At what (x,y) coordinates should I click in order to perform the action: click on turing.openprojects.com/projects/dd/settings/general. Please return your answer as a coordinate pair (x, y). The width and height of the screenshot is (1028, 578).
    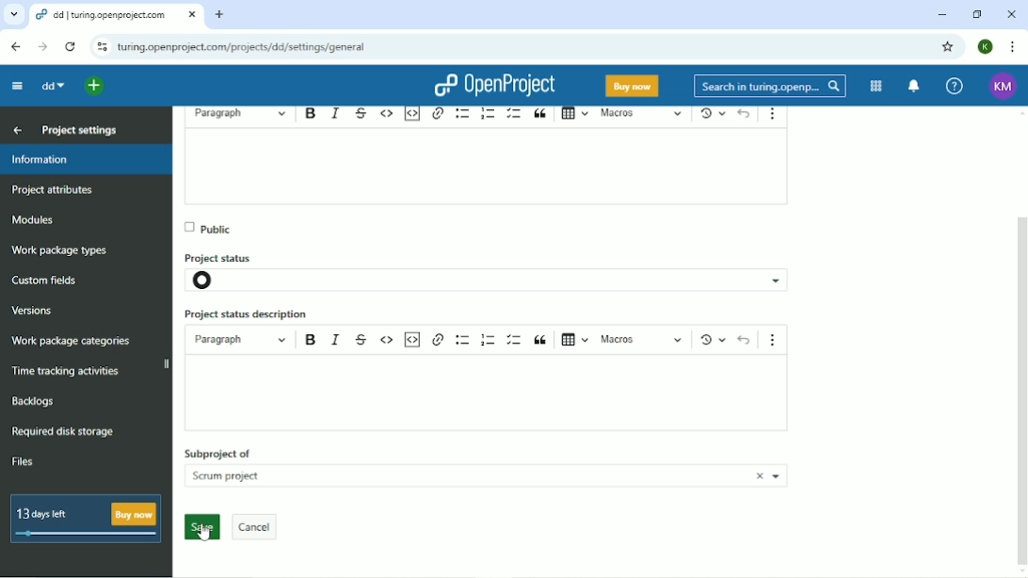
    Looking at the image, I should click on (248, 46).